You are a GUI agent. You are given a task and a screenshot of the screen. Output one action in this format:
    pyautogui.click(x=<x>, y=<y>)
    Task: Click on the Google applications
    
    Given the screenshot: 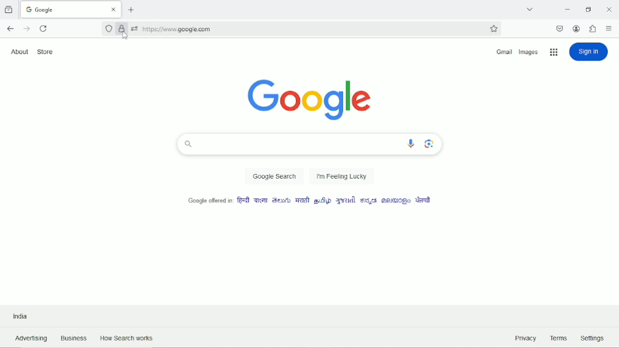 What is the action you would take?
    pyautogui.click(x=554, y=52)
    